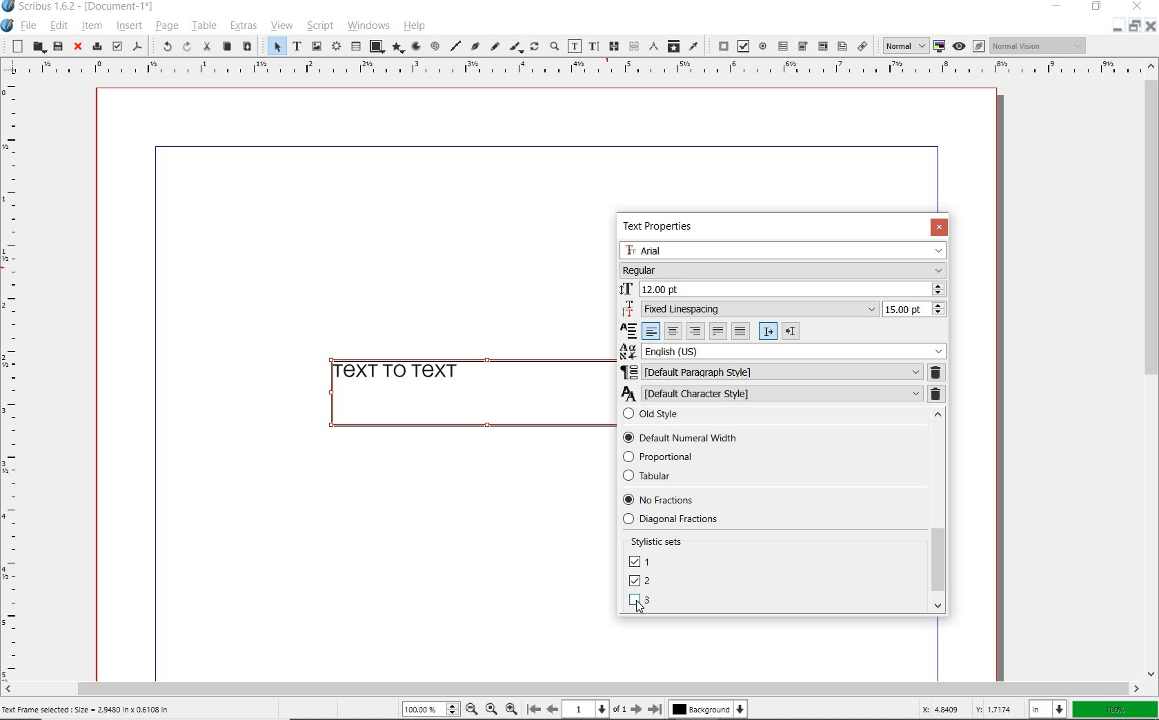 This screenshot has width=1159, height=720. Describe the element at coordinates (57, 46) in the screenshot. I see `save` at that location.